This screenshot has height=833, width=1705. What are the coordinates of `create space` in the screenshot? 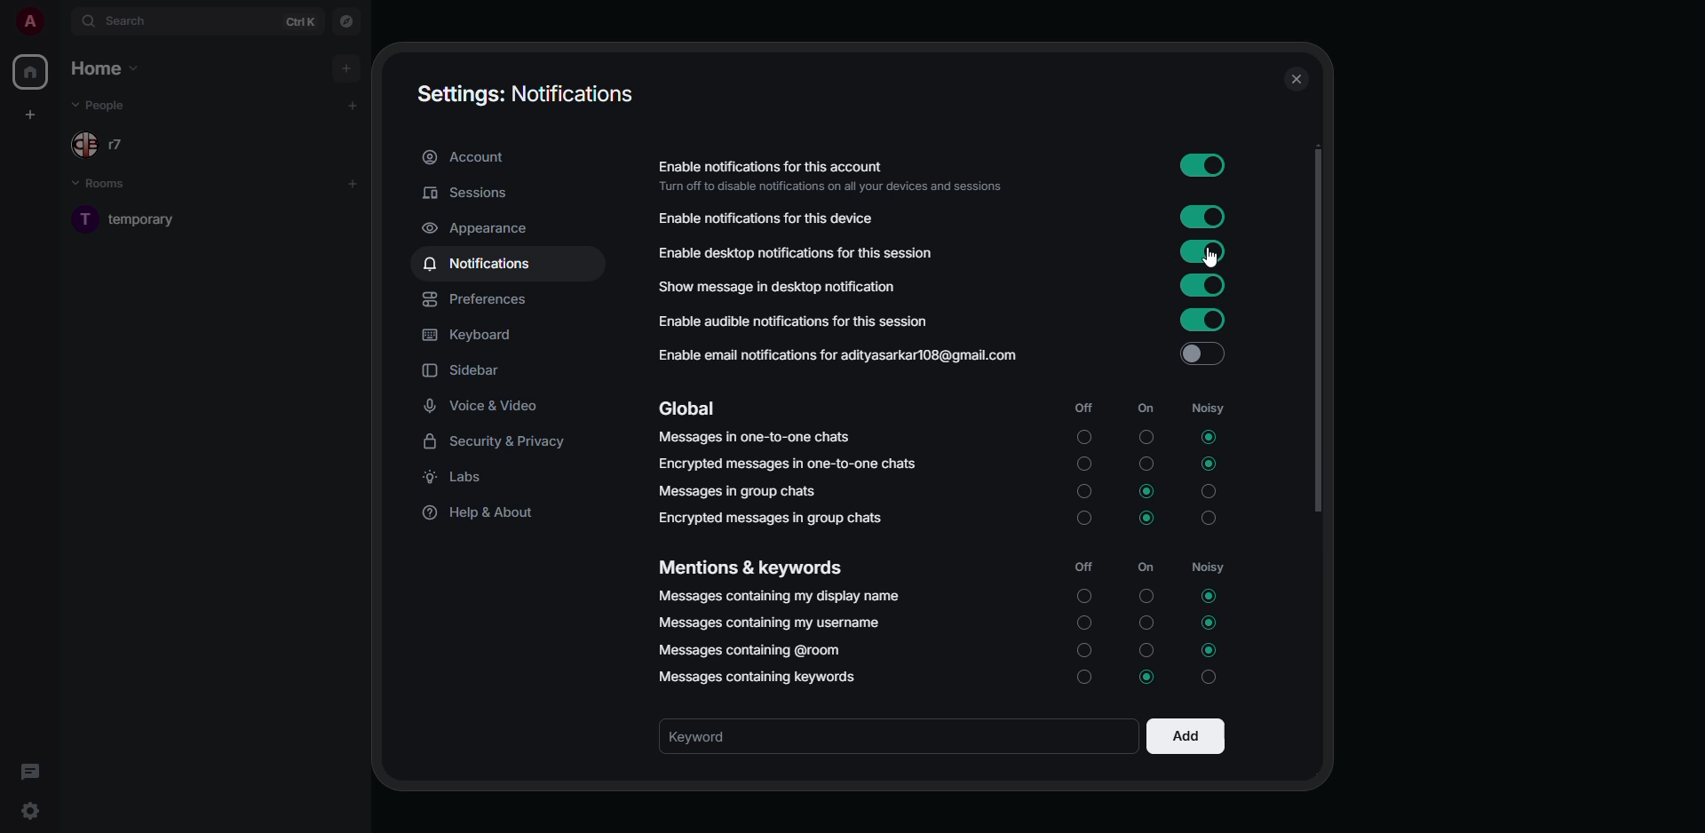 It's located at (29, 116).